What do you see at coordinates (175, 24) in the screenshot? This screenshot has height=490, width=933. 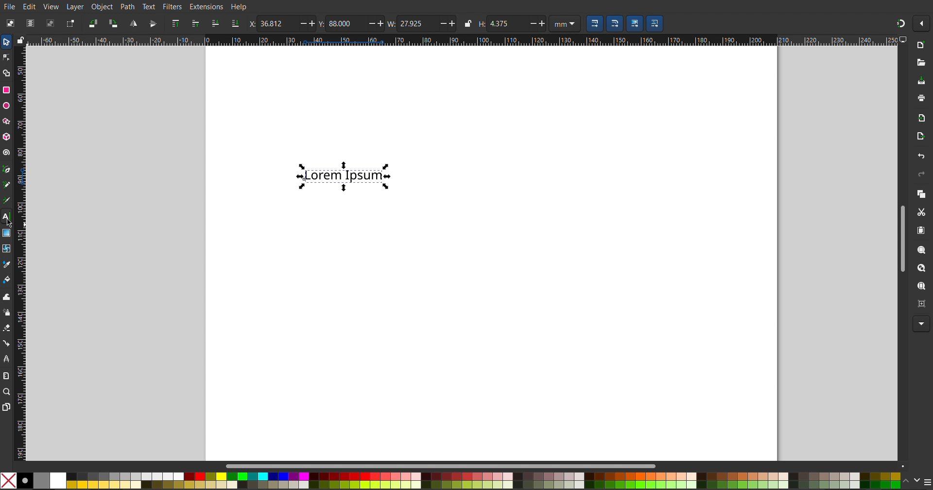 I see `Raise selection to the top` at bounding box center [175, 24].